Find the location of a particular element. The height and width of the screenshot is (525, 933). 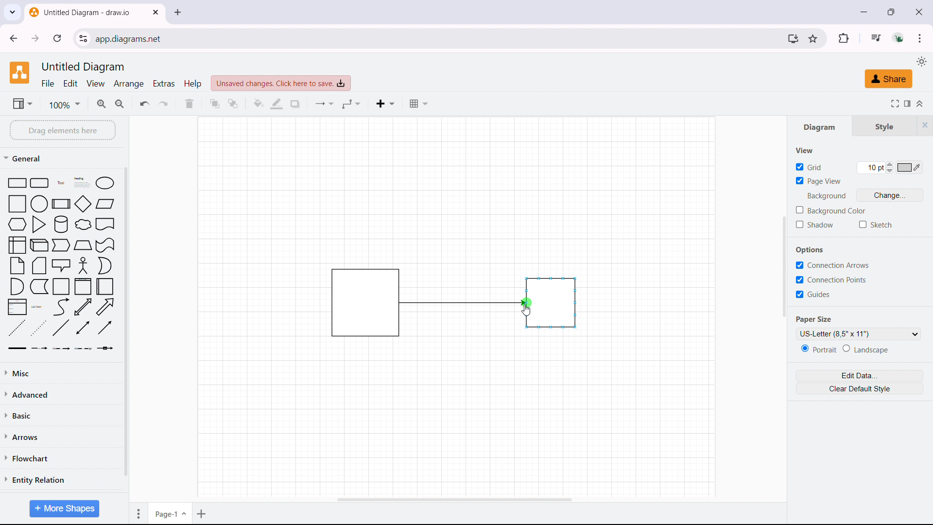

select theme is located at coordinates (921, 61).